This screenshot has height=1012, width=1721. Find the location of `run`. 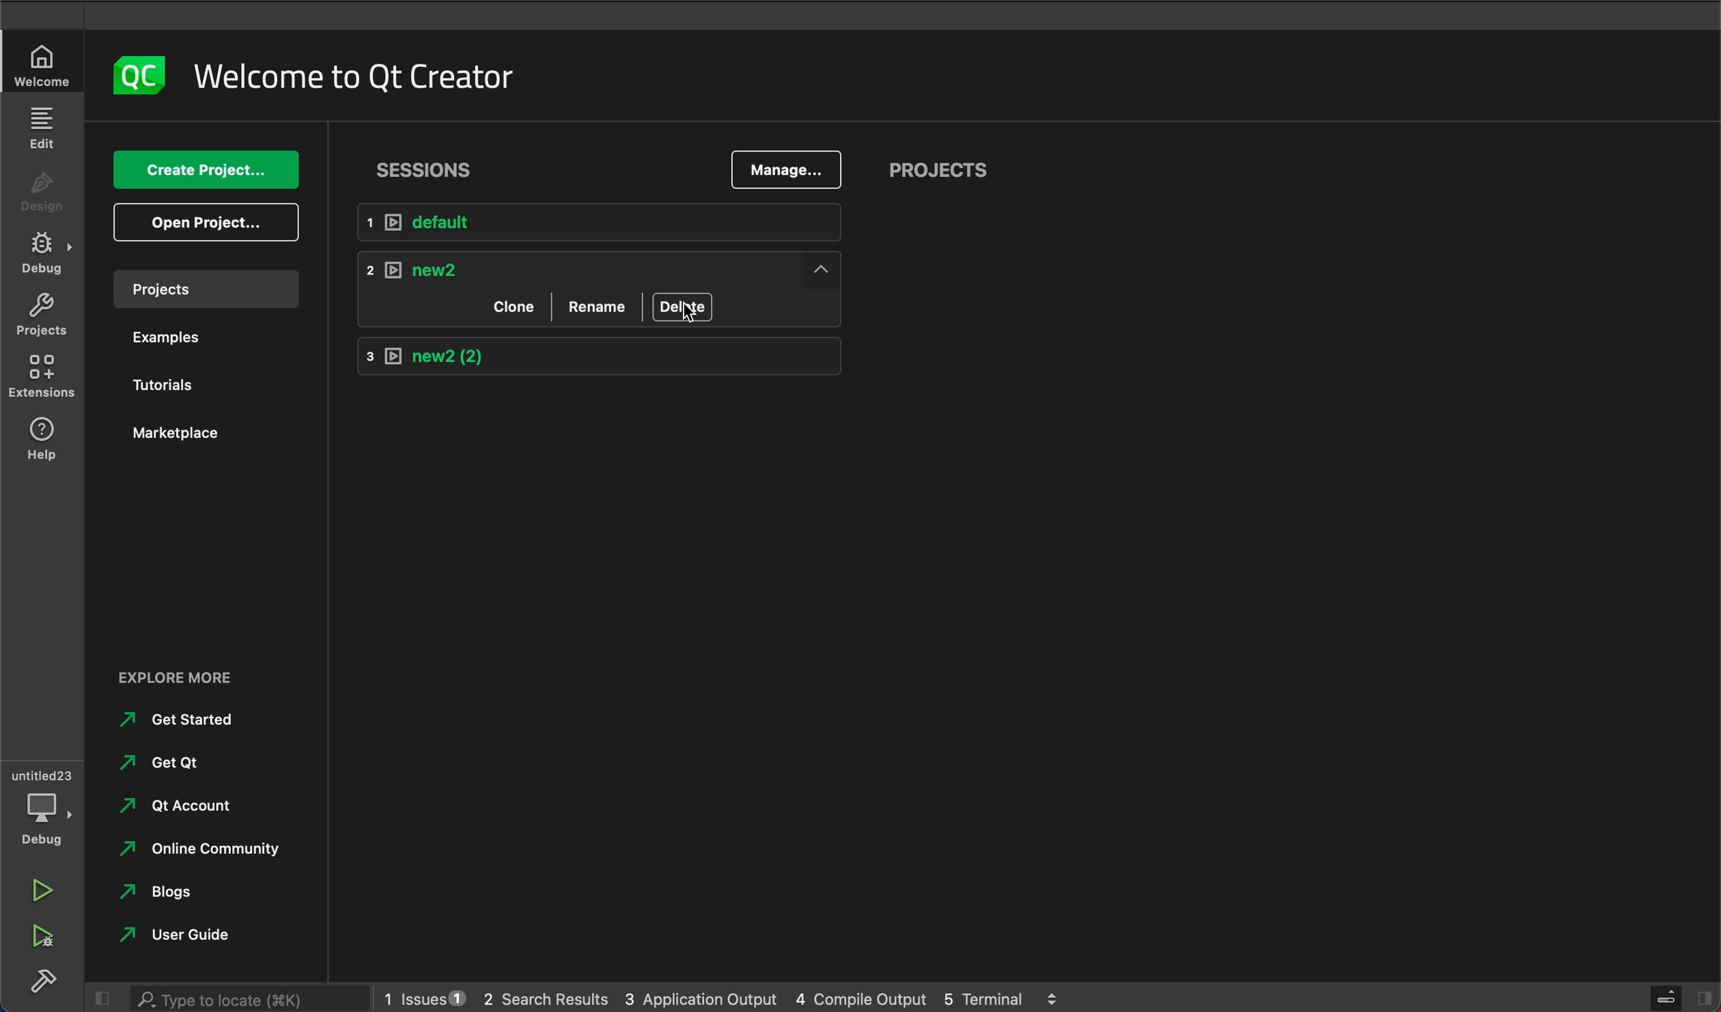

run is located at coordinates (42, 891).